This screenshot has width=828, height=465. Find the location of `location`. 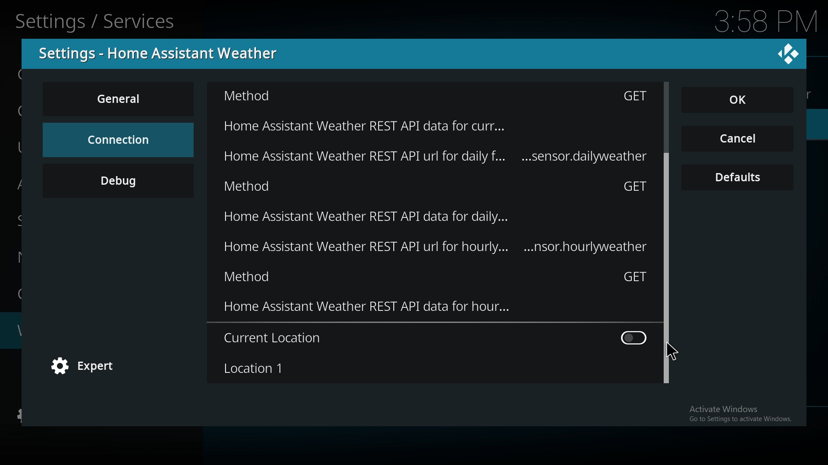

location is located at coordinates (431, 368).